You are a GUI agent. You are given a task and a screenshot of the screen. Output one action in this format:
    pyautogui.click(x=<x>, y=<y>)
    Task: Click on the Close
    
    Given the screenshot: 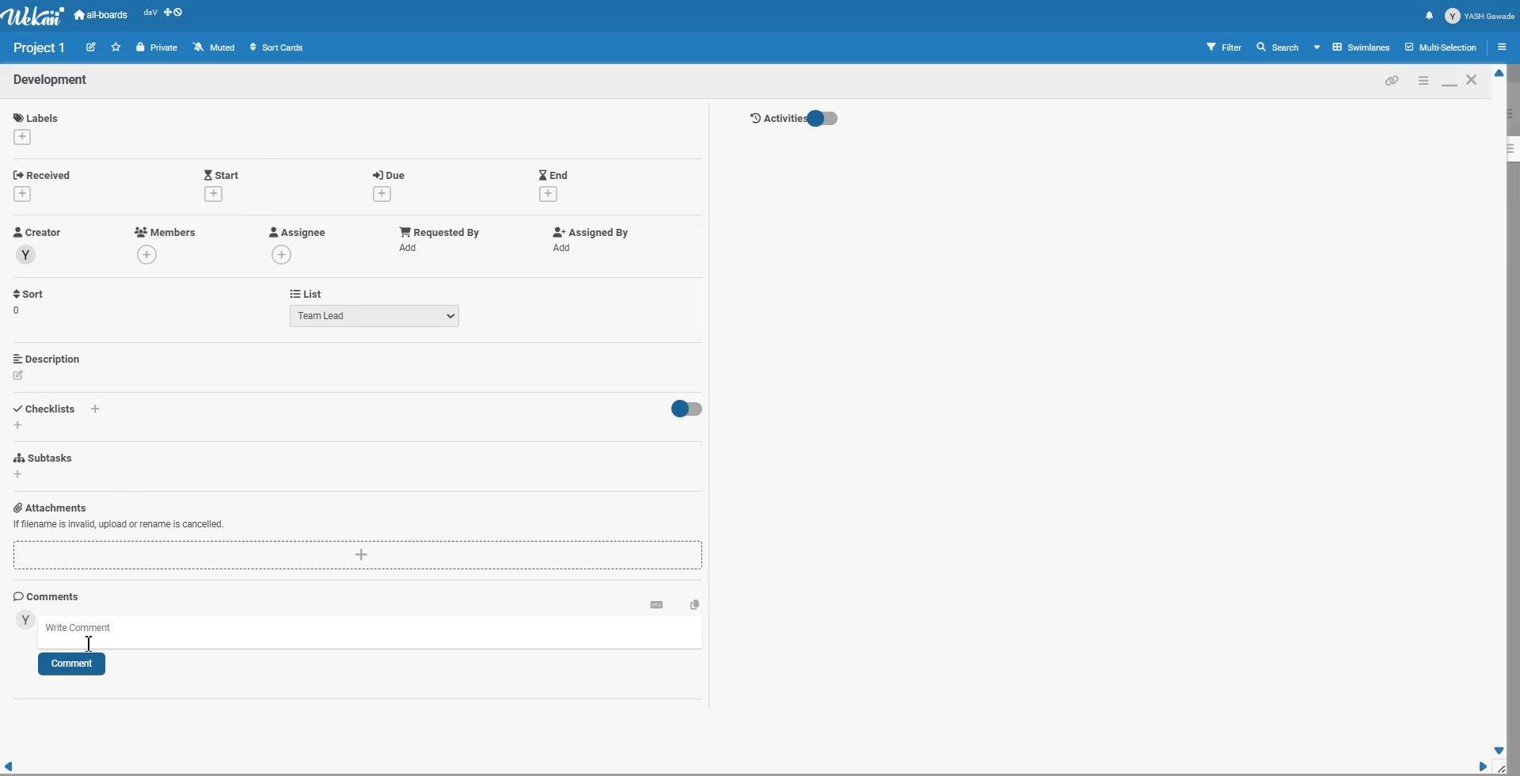 What is the action you would take?
    pyautogui.click(x=1473, y=79)
    